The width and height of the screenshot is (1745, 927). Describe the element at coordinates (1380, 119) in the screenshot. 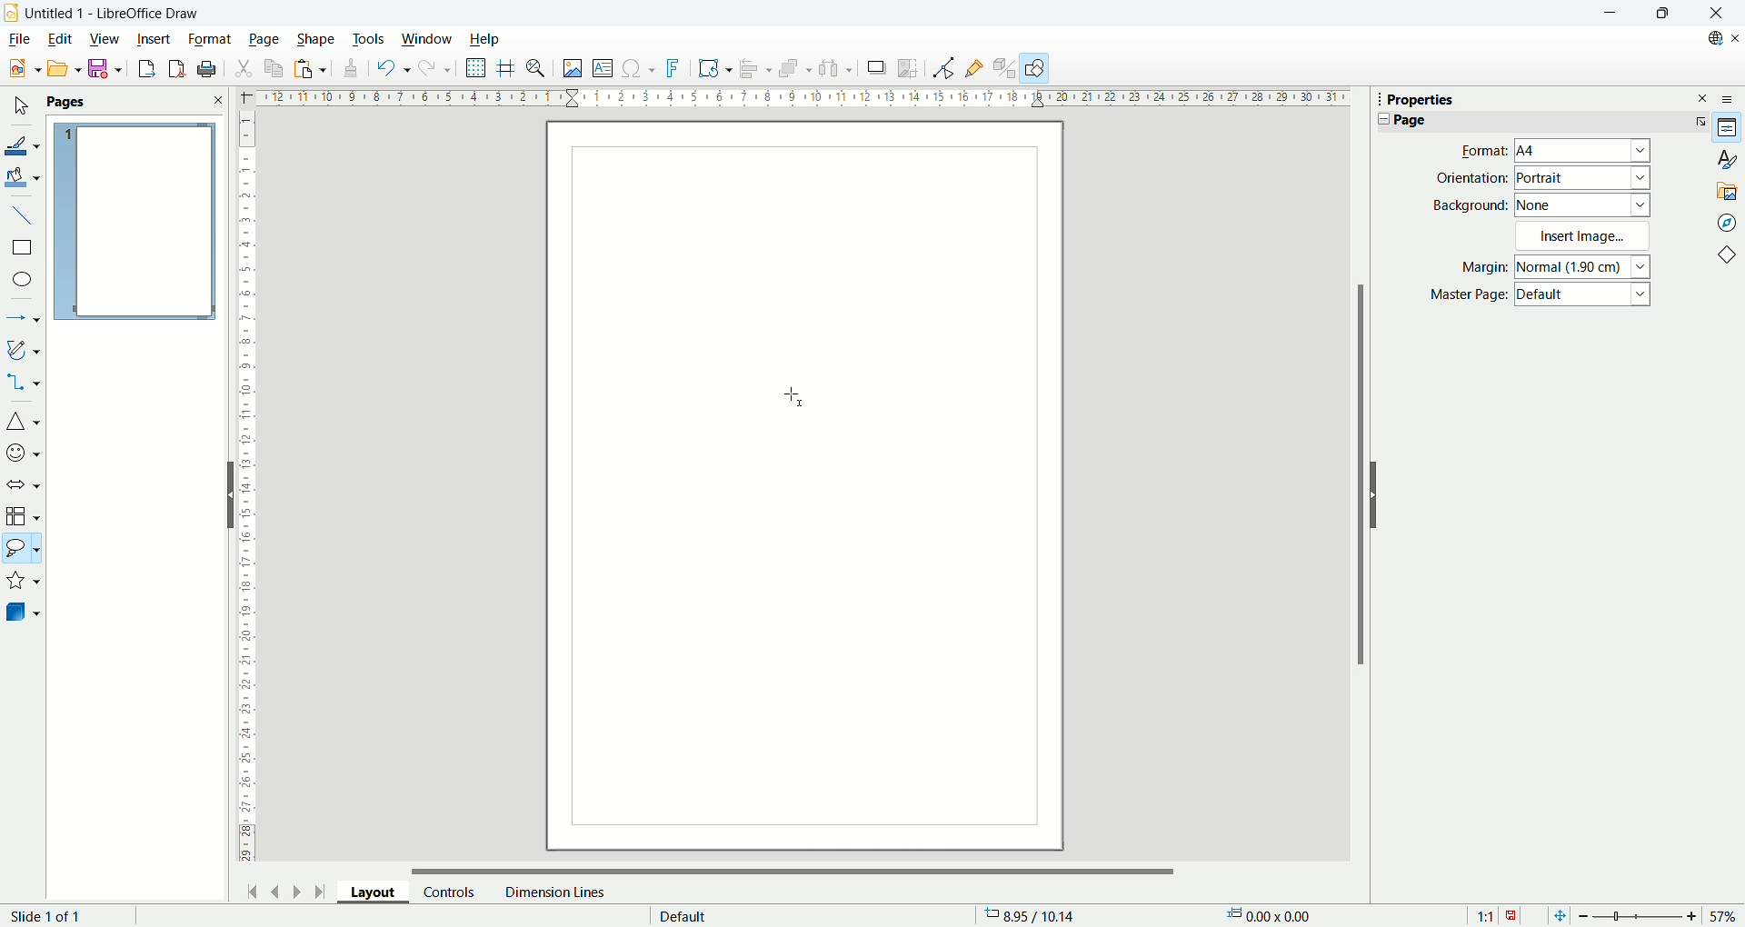

I see `Collapse` at that location.